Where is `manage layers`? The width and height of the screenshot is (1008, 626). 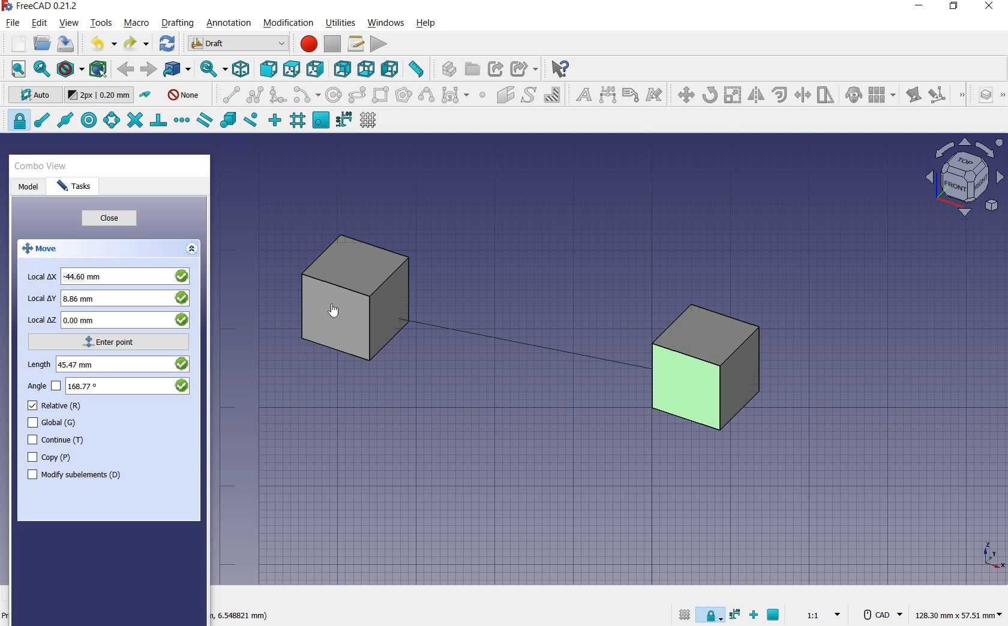 manage layers is located at coordinates (986, 96).